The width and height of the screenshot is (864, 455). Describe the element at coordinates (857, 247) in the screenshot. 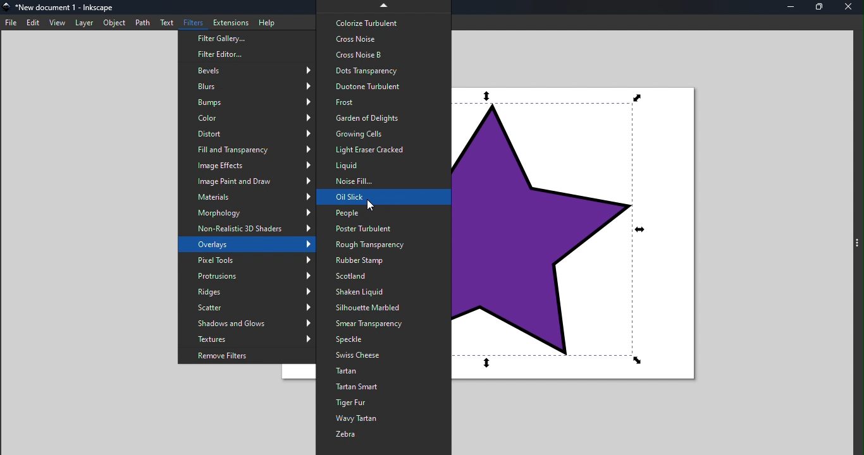

I see `Command panel` at that location.